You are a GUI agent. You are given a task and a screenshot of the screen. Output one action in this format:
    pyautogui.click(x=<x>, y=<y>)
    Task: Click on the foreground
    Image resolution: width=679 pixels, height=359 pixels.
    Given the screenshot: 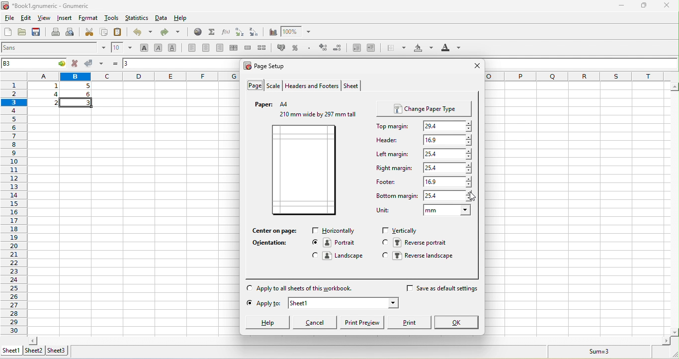 What is the action you would take?
    pyautogui.click(x=451, y=48)
    